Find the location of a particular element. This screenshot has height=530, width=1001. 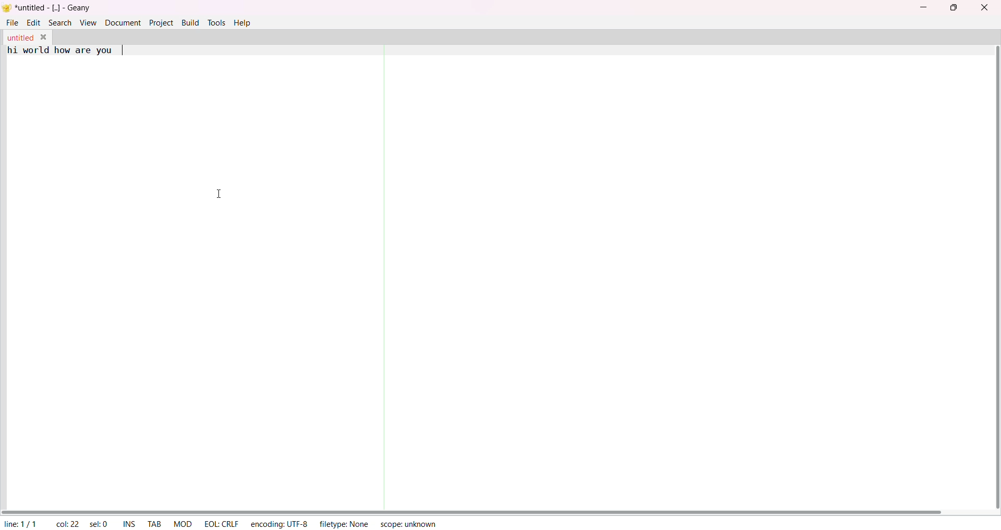

project is located at coordinates (161, 22).